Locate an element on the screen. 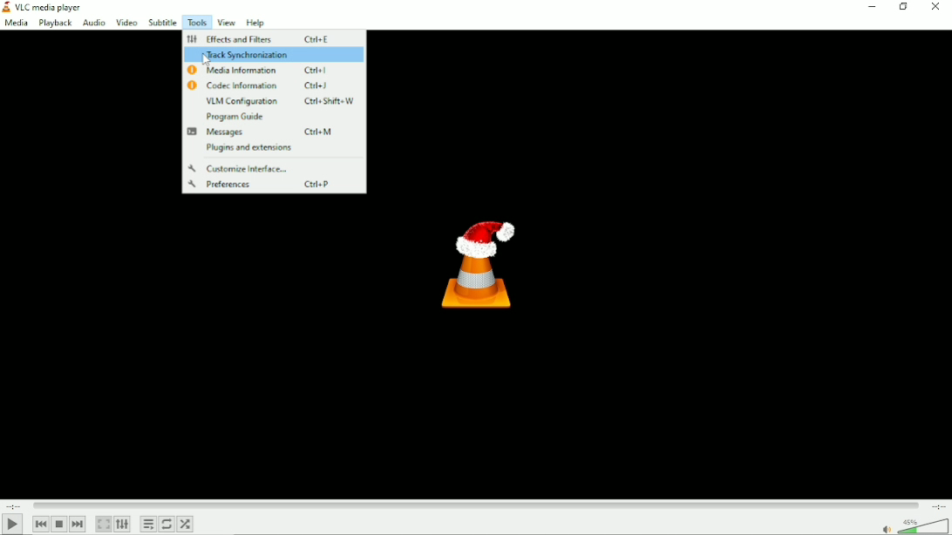  Next is located at coordinates (78, 524).